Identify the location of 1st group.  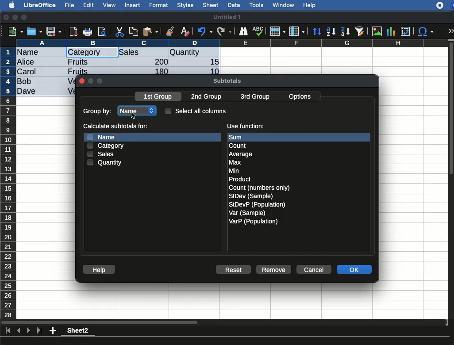
(159, 97).